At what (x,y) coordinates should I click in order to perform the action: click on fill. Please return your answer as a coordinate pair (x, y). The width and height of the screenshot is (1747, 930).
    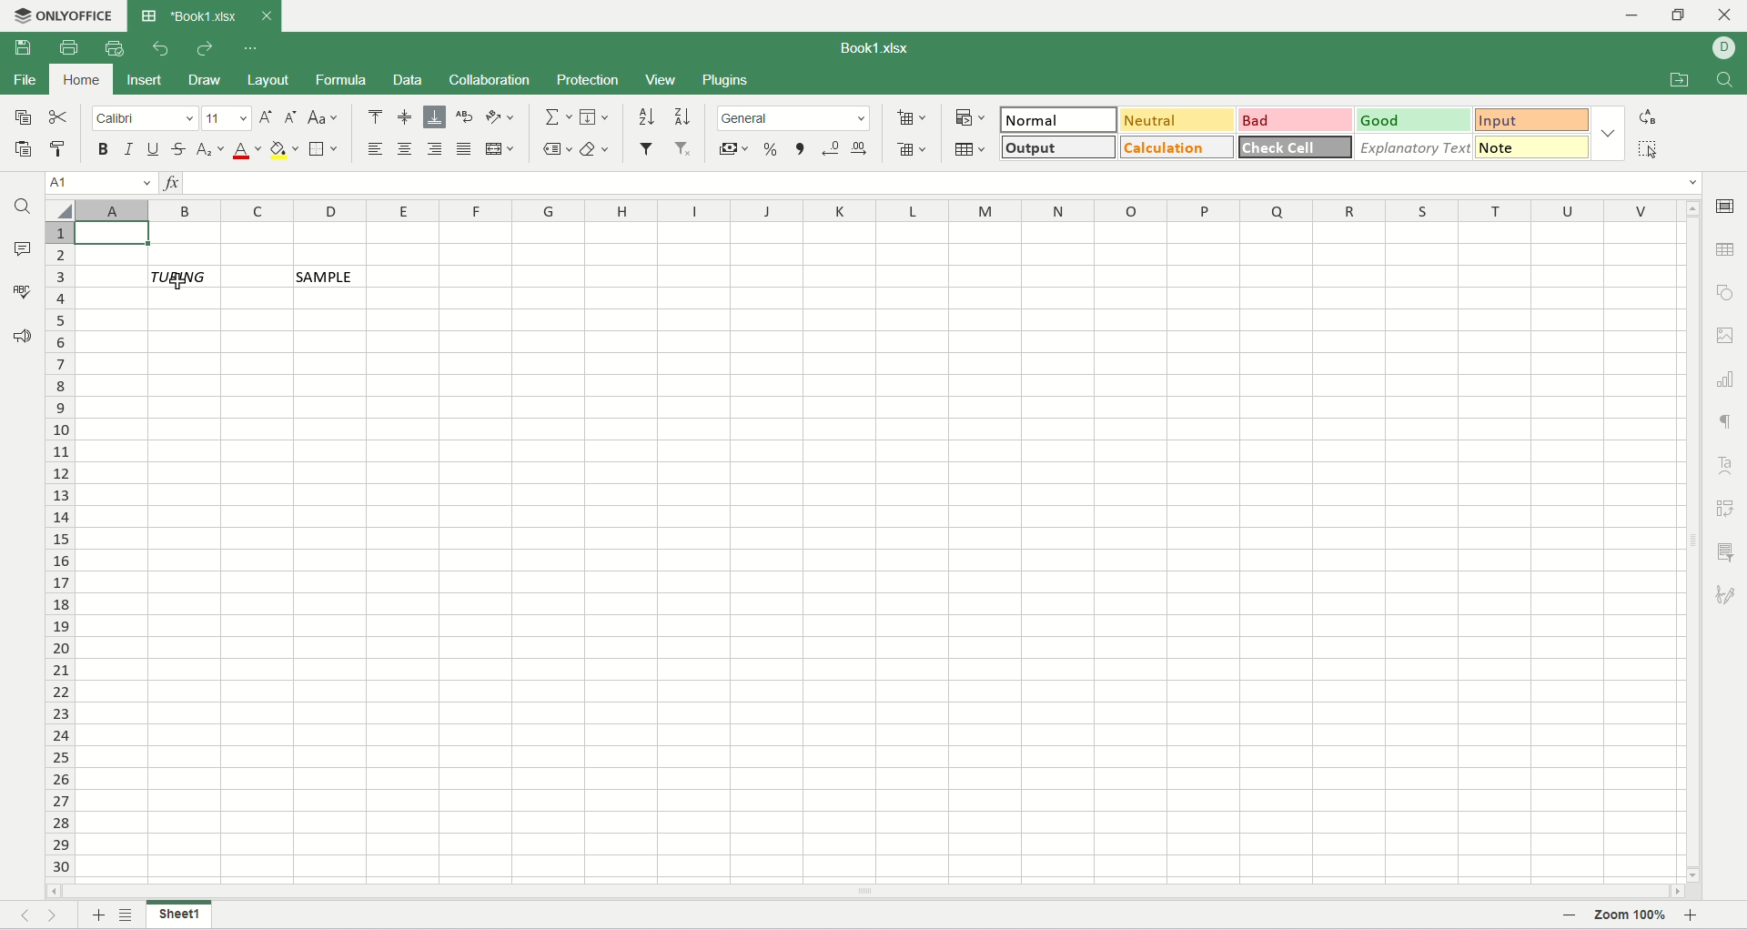
    Looking at the image, I should click on (595, 116).